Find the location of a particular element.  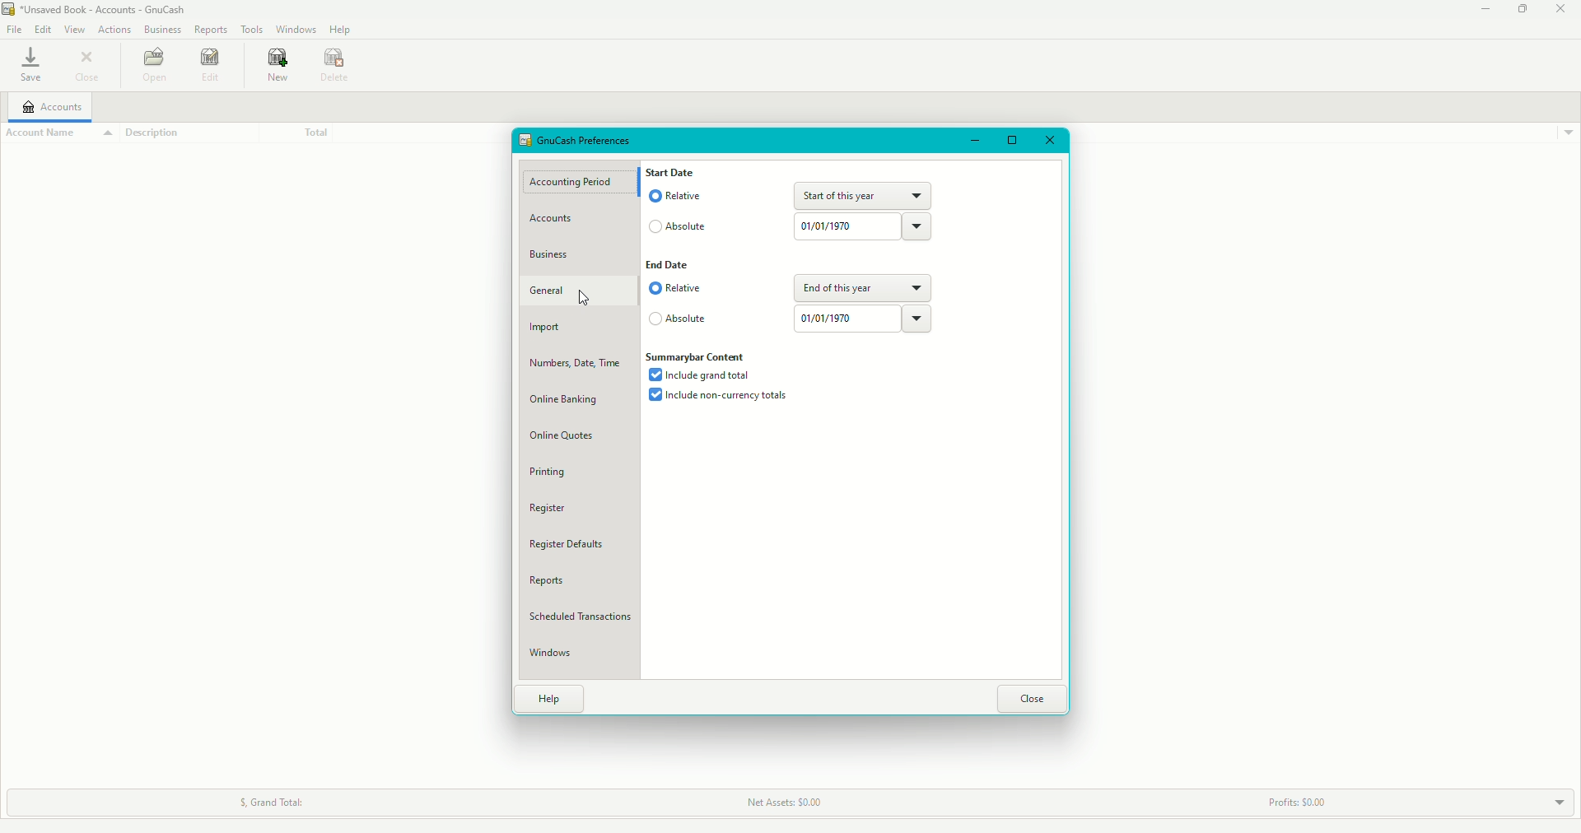

Absolute is located at coordinates (685, 319).